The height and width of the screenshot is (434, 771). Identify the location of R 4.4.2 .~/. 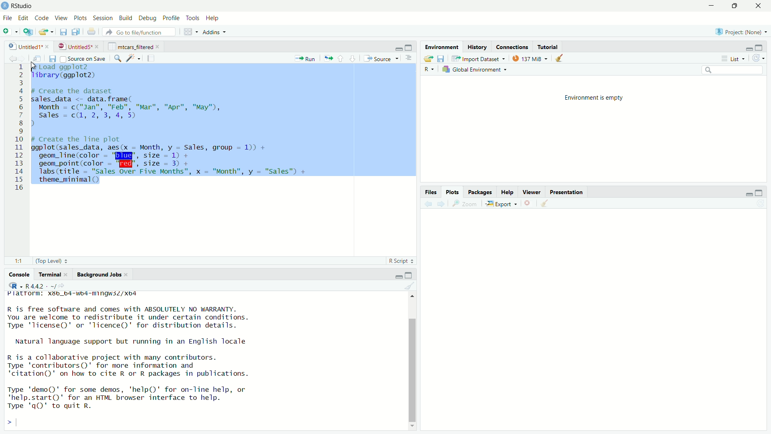
(41, 286).